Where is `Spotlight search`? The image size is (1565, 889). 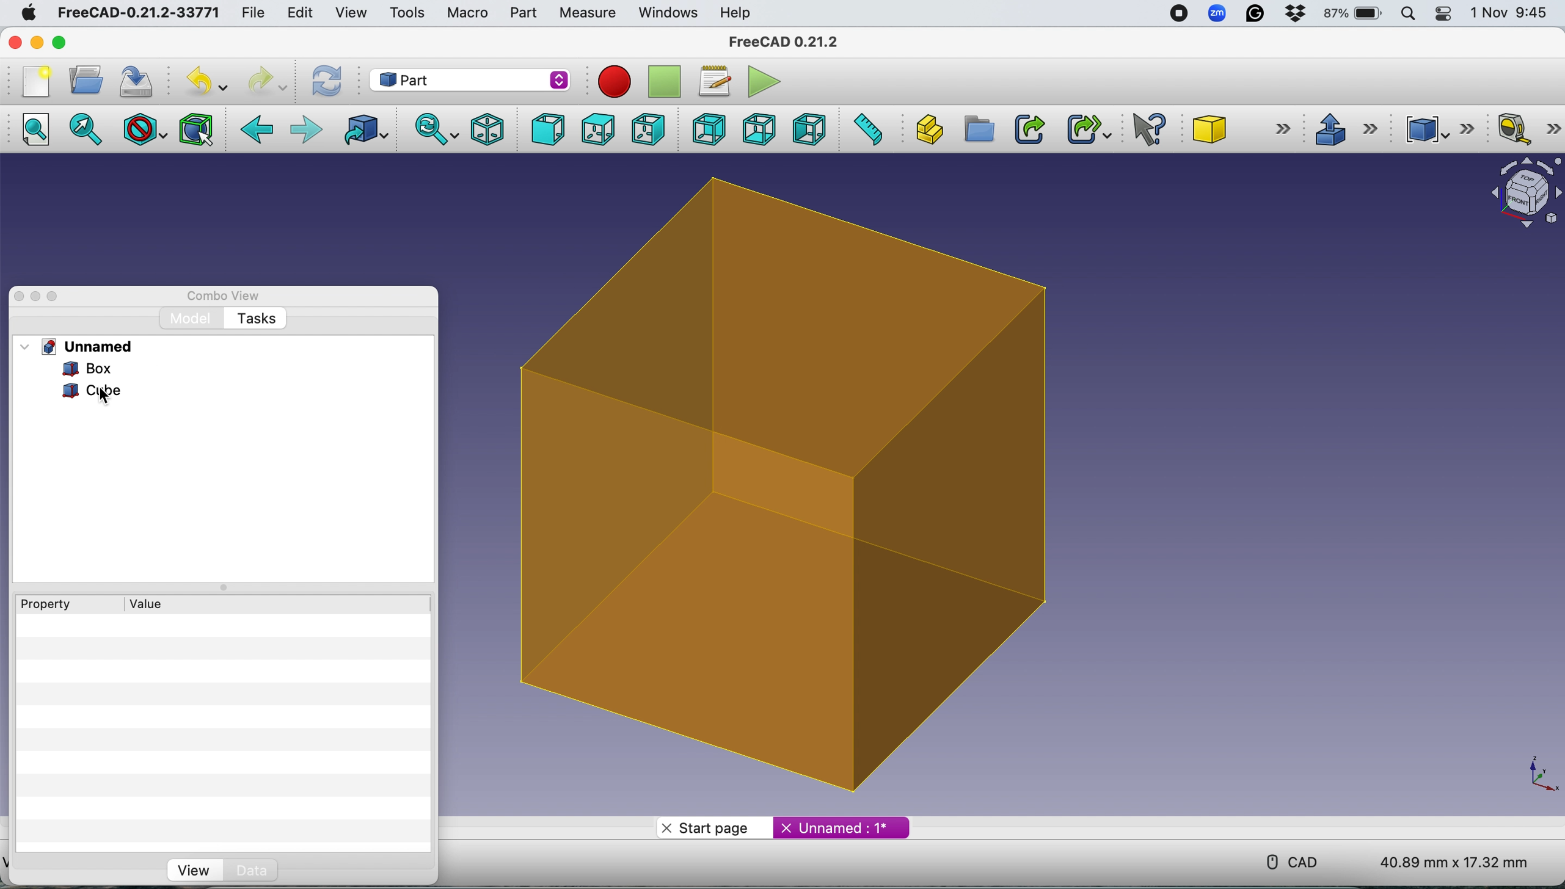 Spotlight search is located at coordinates (1411, 13).